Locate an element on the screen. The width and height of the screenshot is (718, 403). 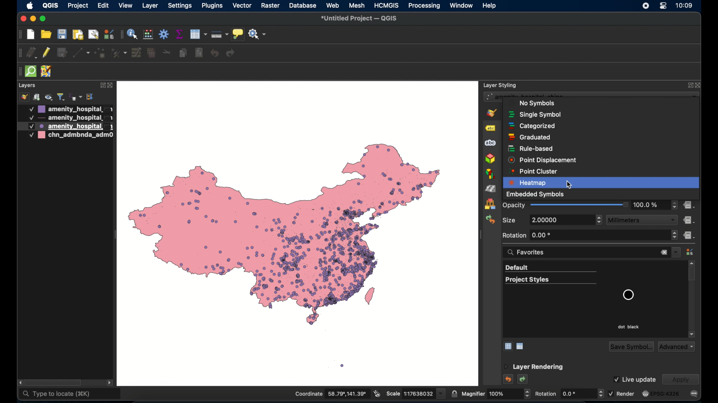
layer 4 is located at coordinates (68, 136).